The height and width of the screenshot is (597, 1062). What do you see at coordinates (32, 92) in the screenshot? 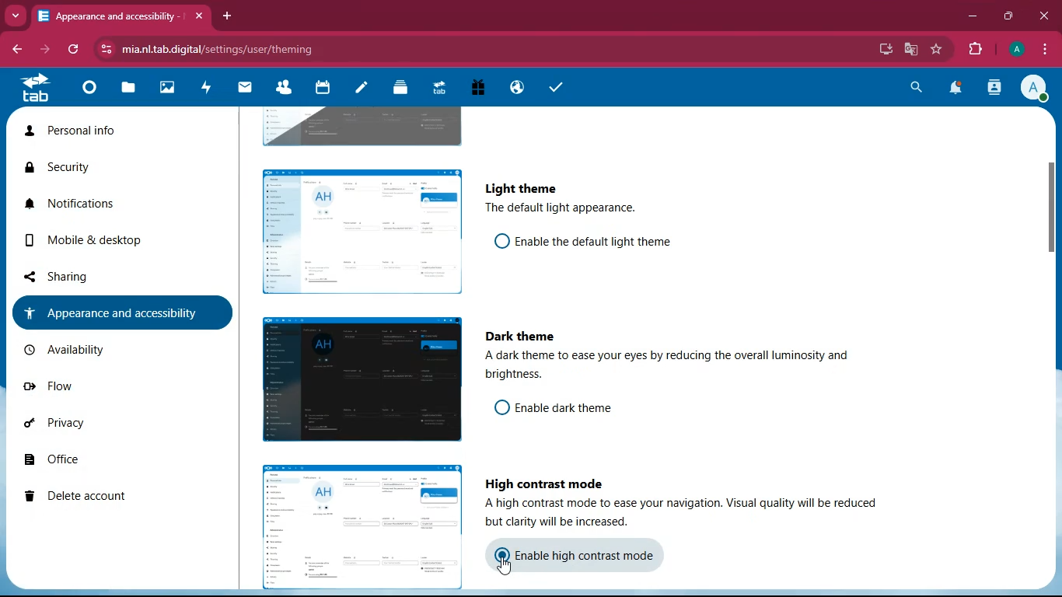
I see `tab` at bounding box center [32, 92].